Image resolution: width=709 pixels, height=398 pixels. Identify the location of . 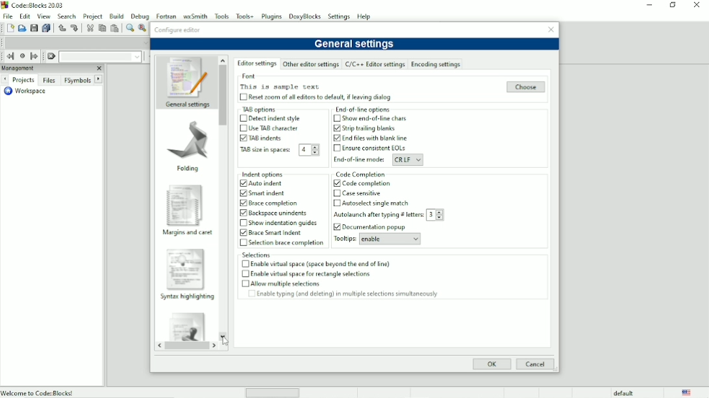
(243, 213).